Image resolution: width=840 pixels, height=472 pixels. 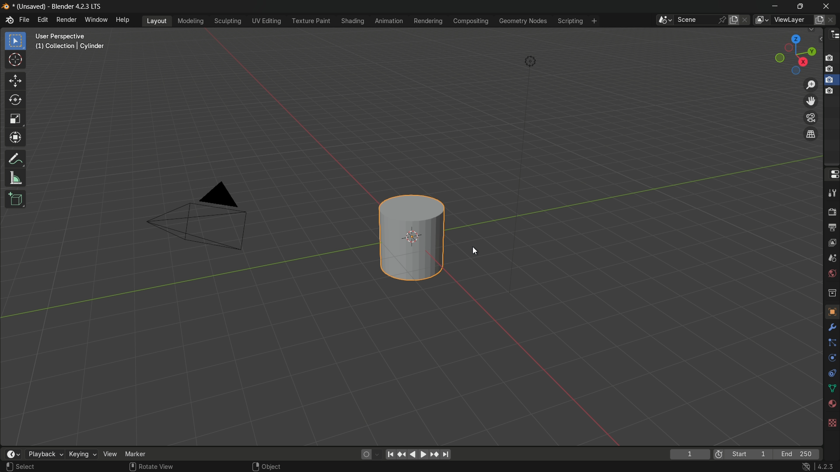 What do you see at coordinates (157, 21) in the screenshot?
I see `layout menu` at bounding box center [157, 21].